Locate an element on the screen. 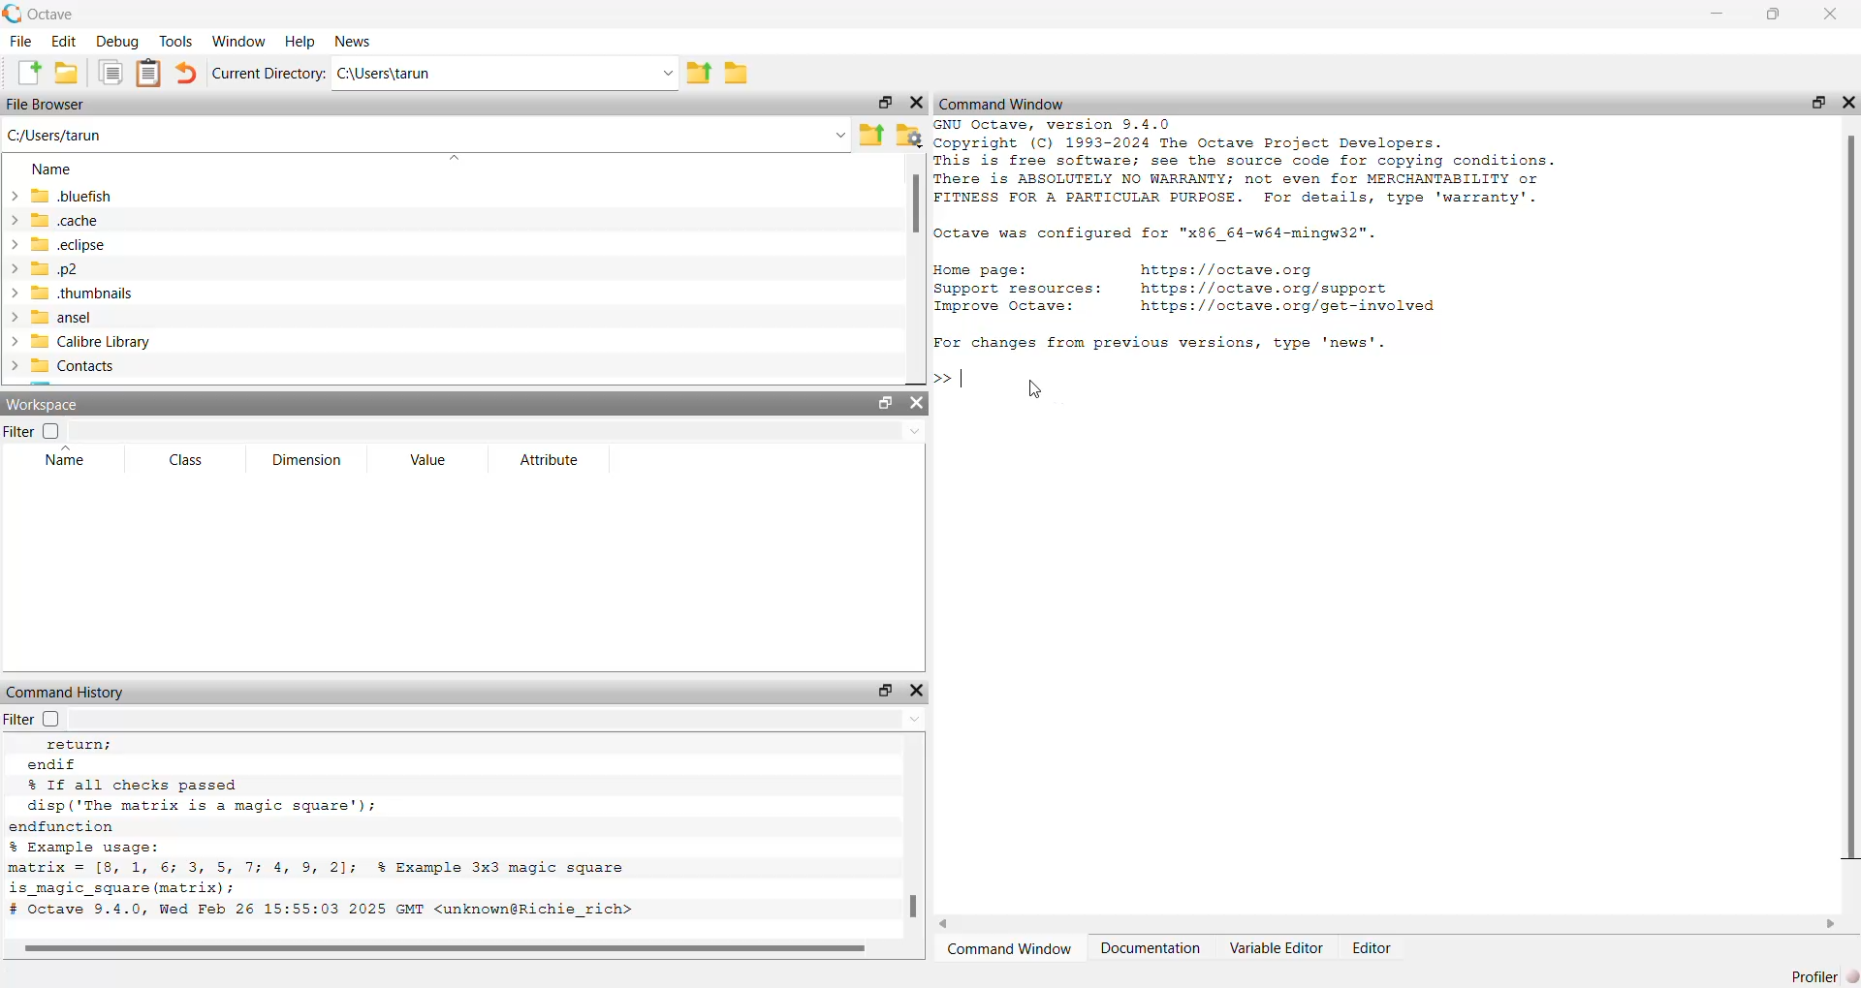 The image size is (1861, 988). scroll left is located at coordinates (943, 923).